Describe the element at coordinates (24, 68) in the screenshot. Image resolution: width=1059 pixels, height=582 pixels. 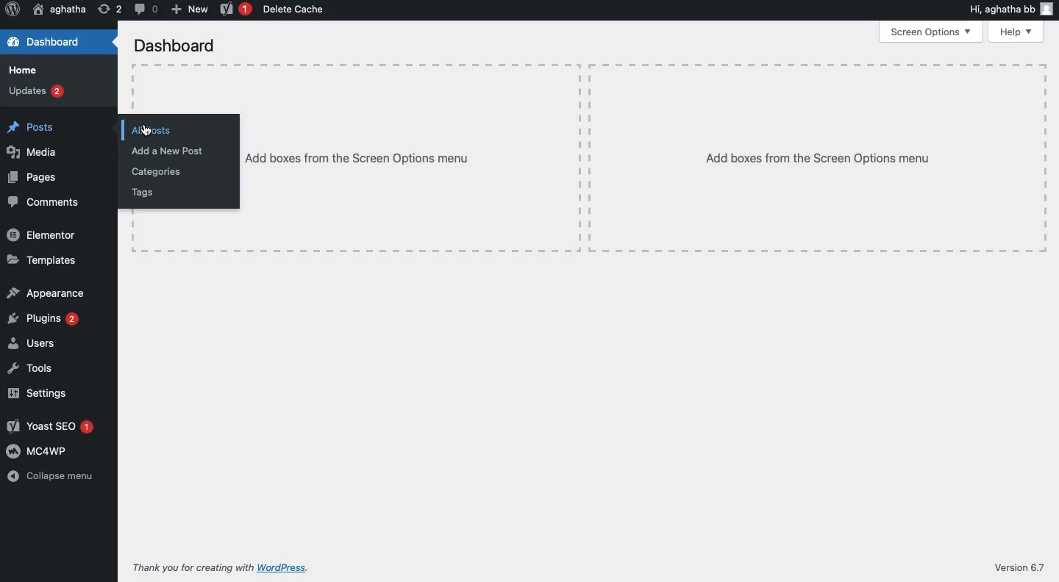
I see `Home` at that location.